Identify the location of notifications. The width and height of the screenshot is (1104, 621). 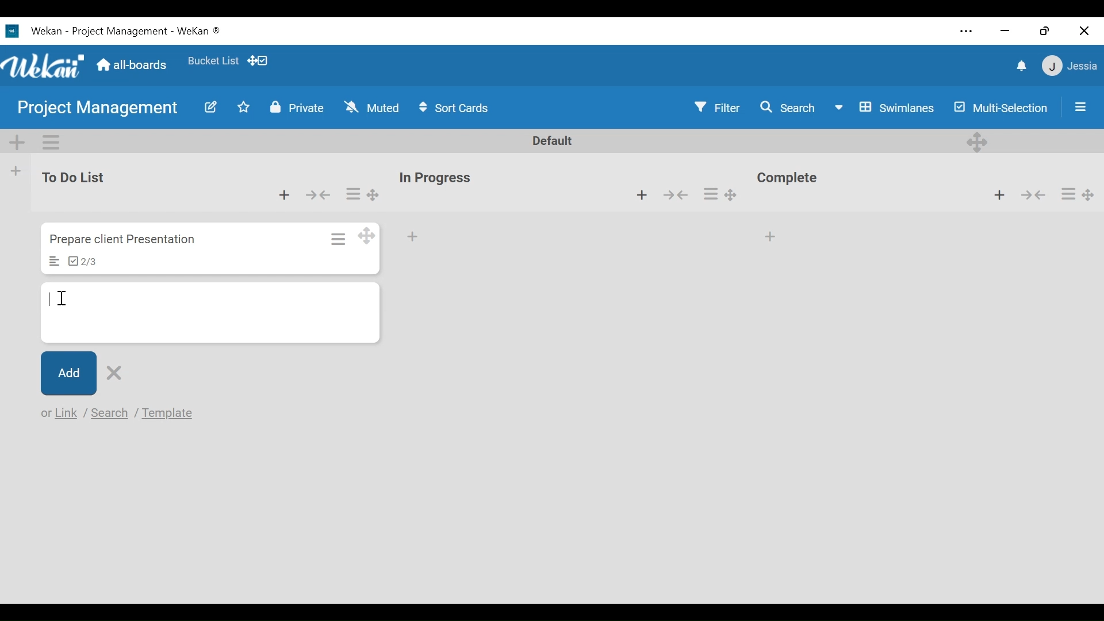
(1018, 65).